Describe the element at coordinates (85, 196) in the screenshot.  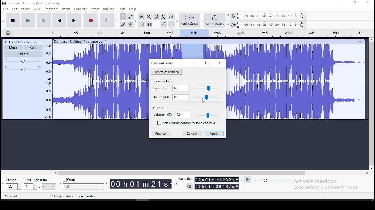
I see `Click and drag to select audio (Esc to cancel)` at that location.